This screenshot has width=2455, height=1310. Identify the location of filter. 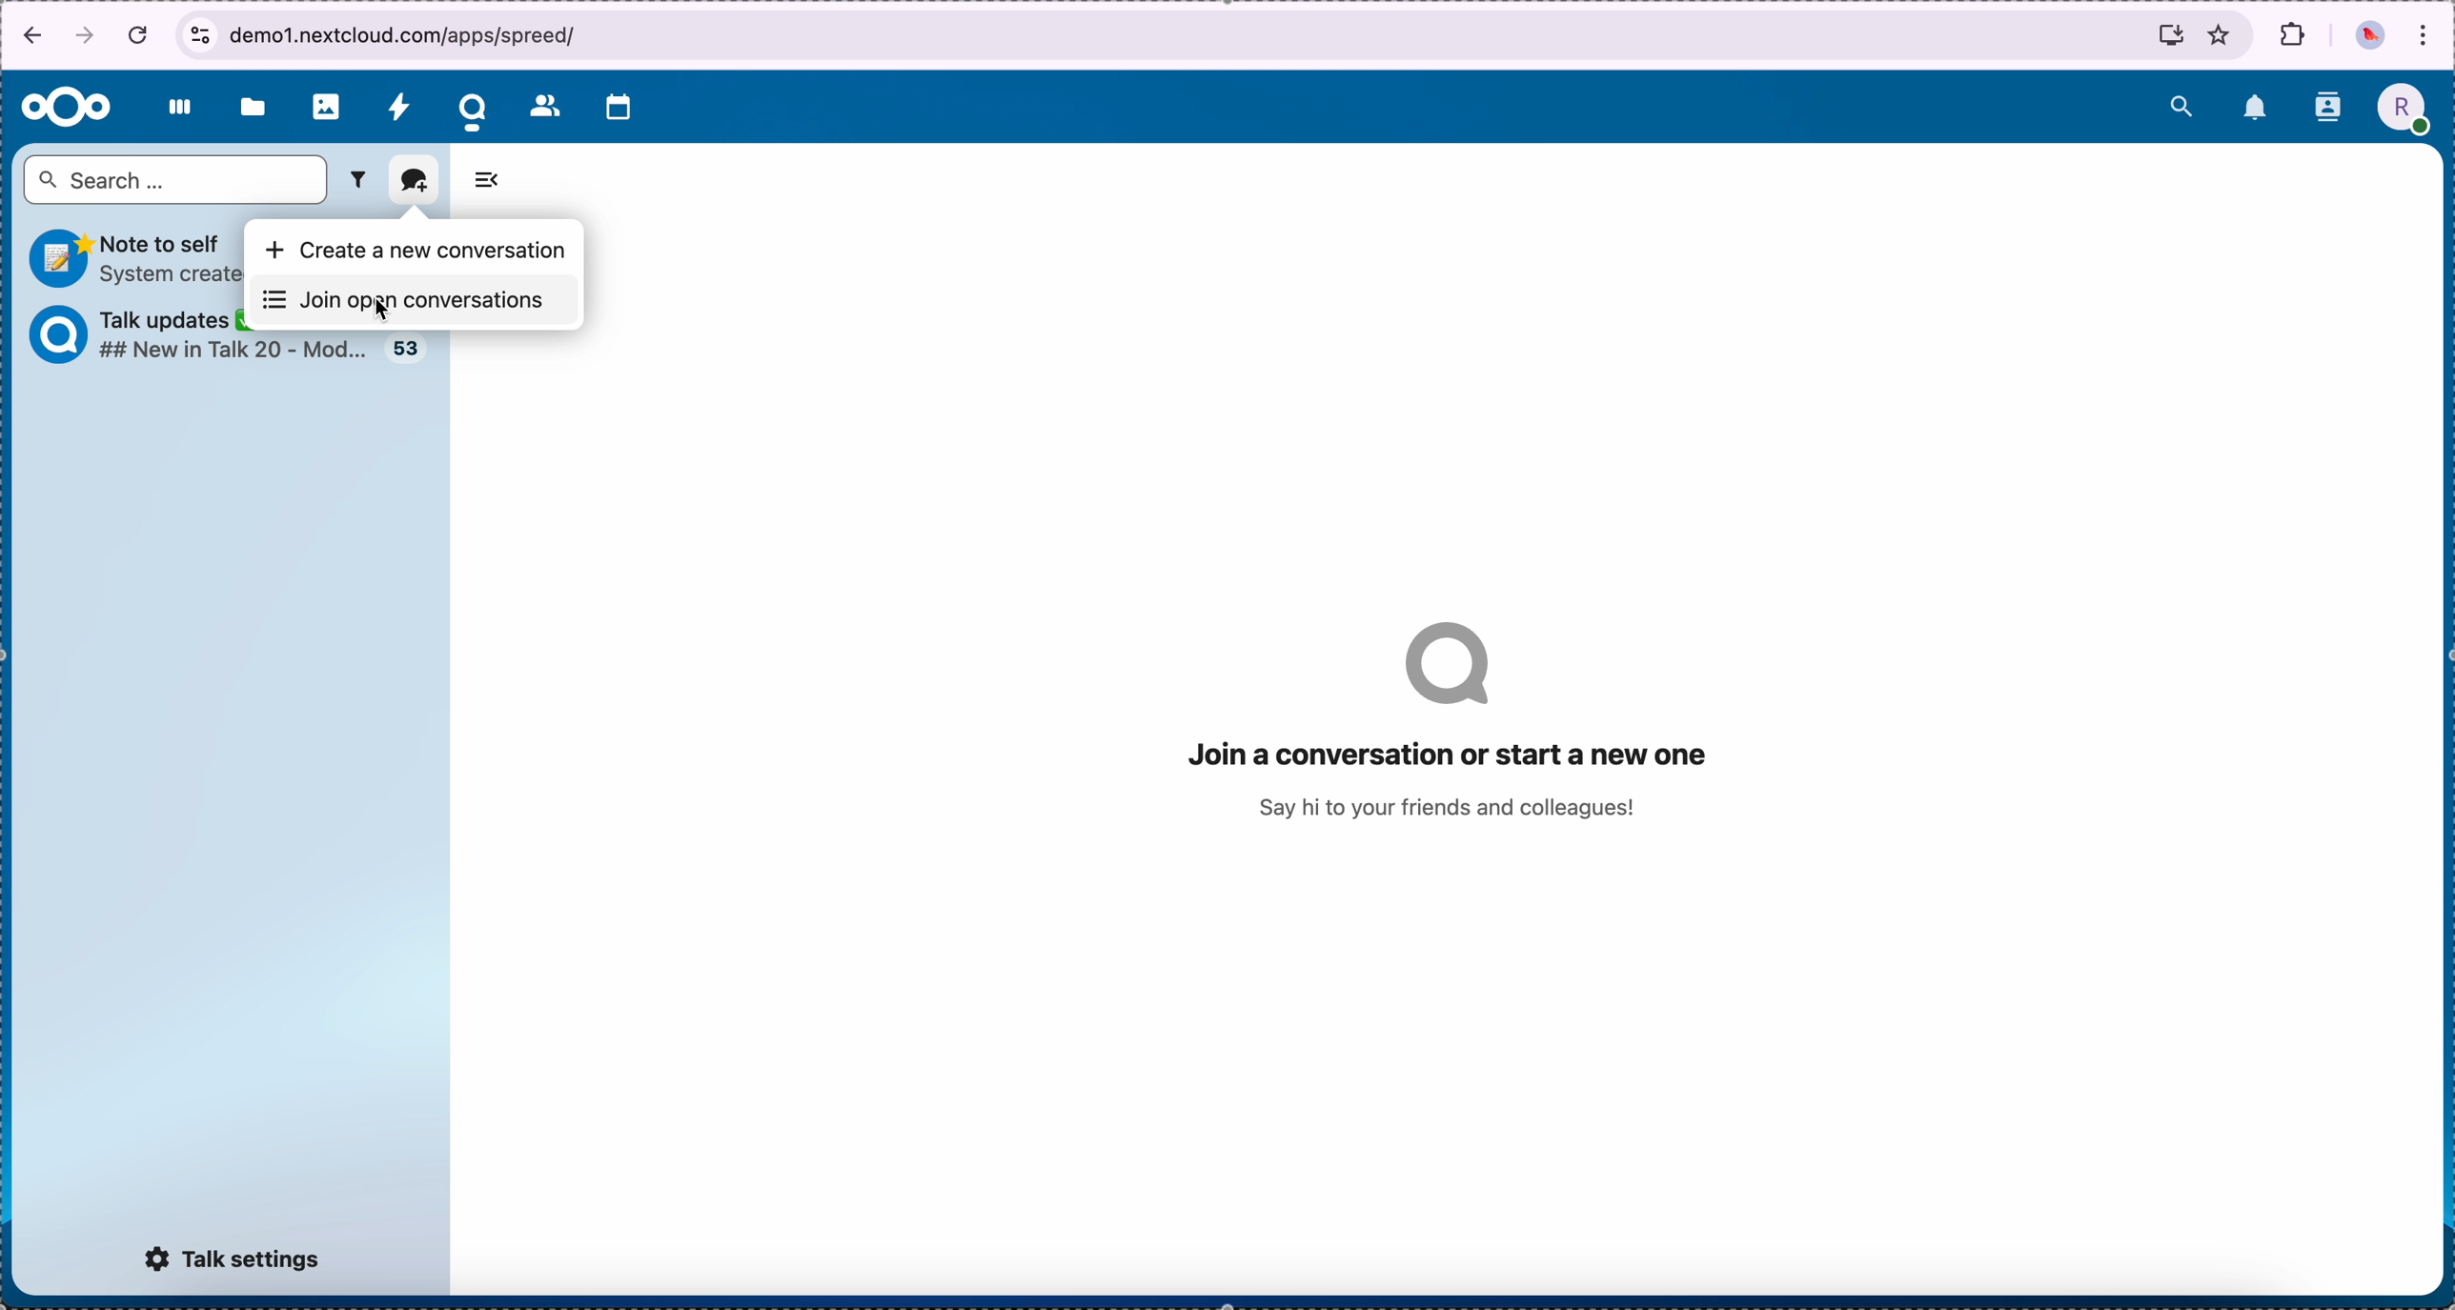
(357, 181).